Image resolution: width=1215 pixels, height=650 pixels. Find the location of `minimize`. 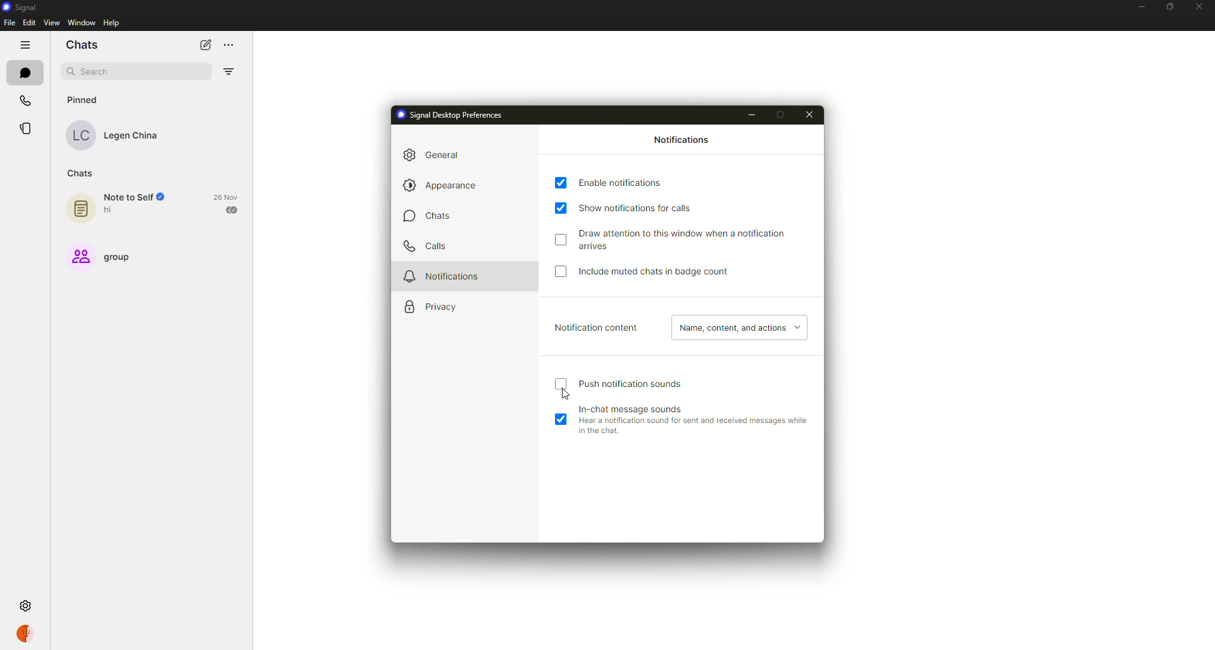

minimize is located at coordinates (1143, 6).